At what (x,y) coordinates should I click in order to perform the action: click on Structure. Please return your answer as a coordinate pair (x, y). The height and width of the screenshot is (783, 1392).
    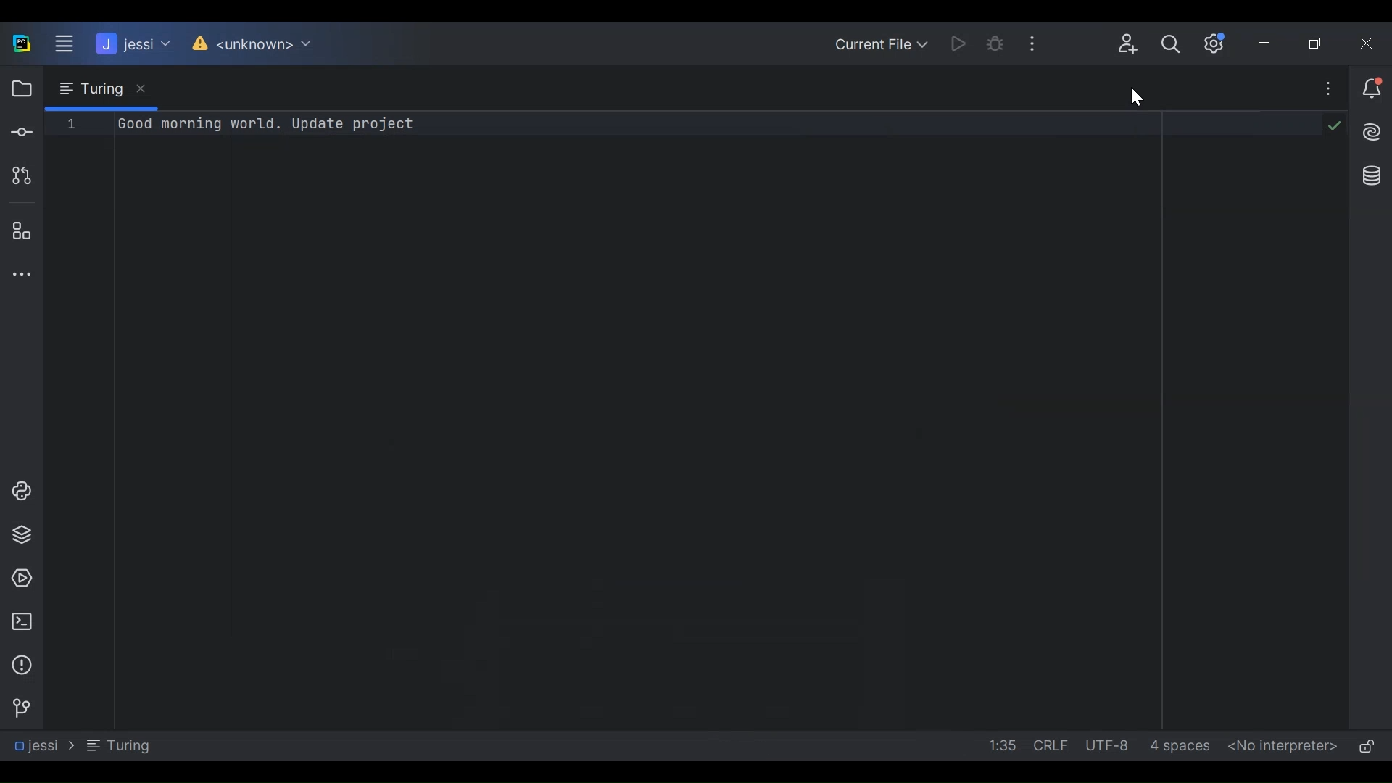
    Looking at the image, I should click on (19, 230).